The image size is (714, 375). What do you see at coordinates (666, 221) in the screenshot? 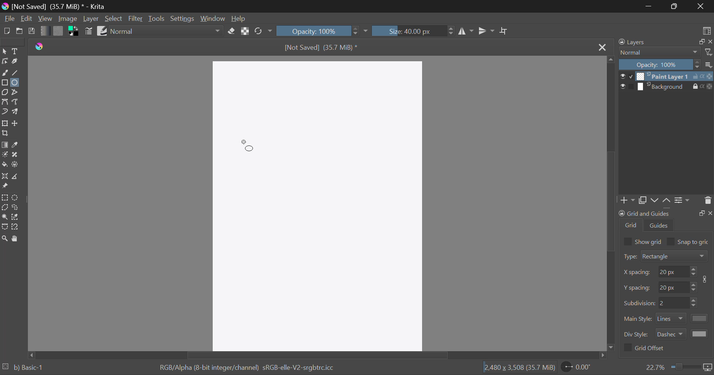
I see `Grid and Guides Docker Tab` at bounding box center [666, 221].